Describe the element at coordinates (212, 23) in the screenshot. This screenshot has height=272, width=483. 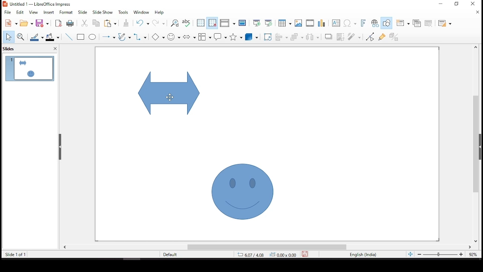
I see `snap to grid` at that location.